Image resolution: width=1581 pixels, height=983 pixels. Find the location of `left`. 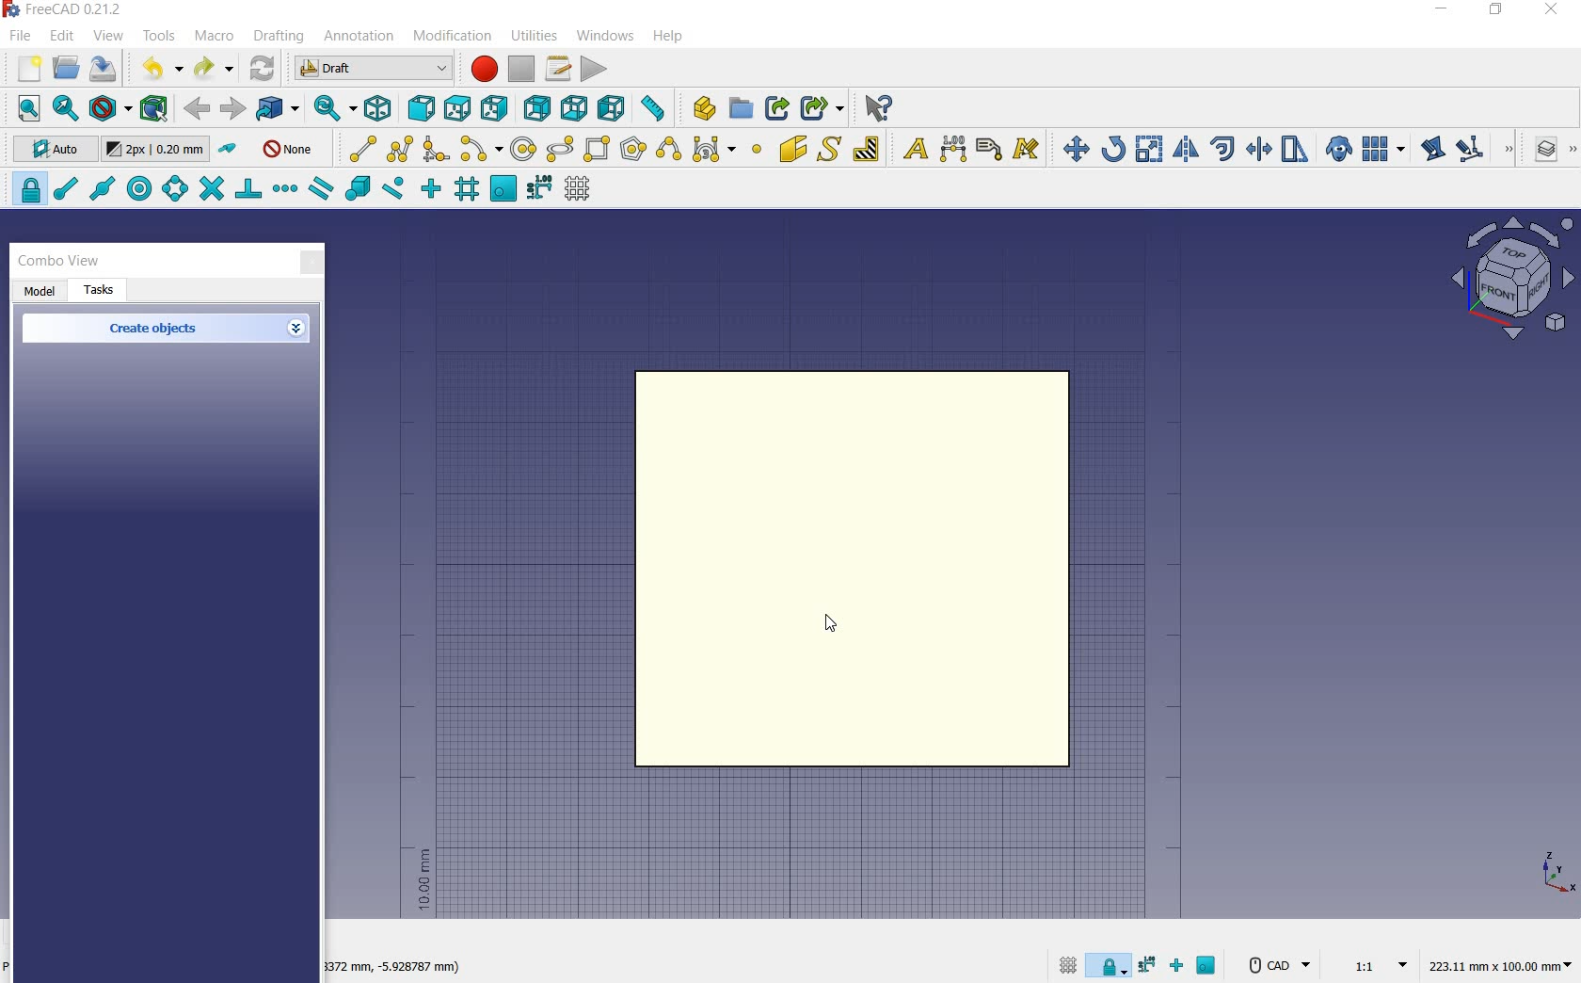

left is located at coordinates (615, 108).